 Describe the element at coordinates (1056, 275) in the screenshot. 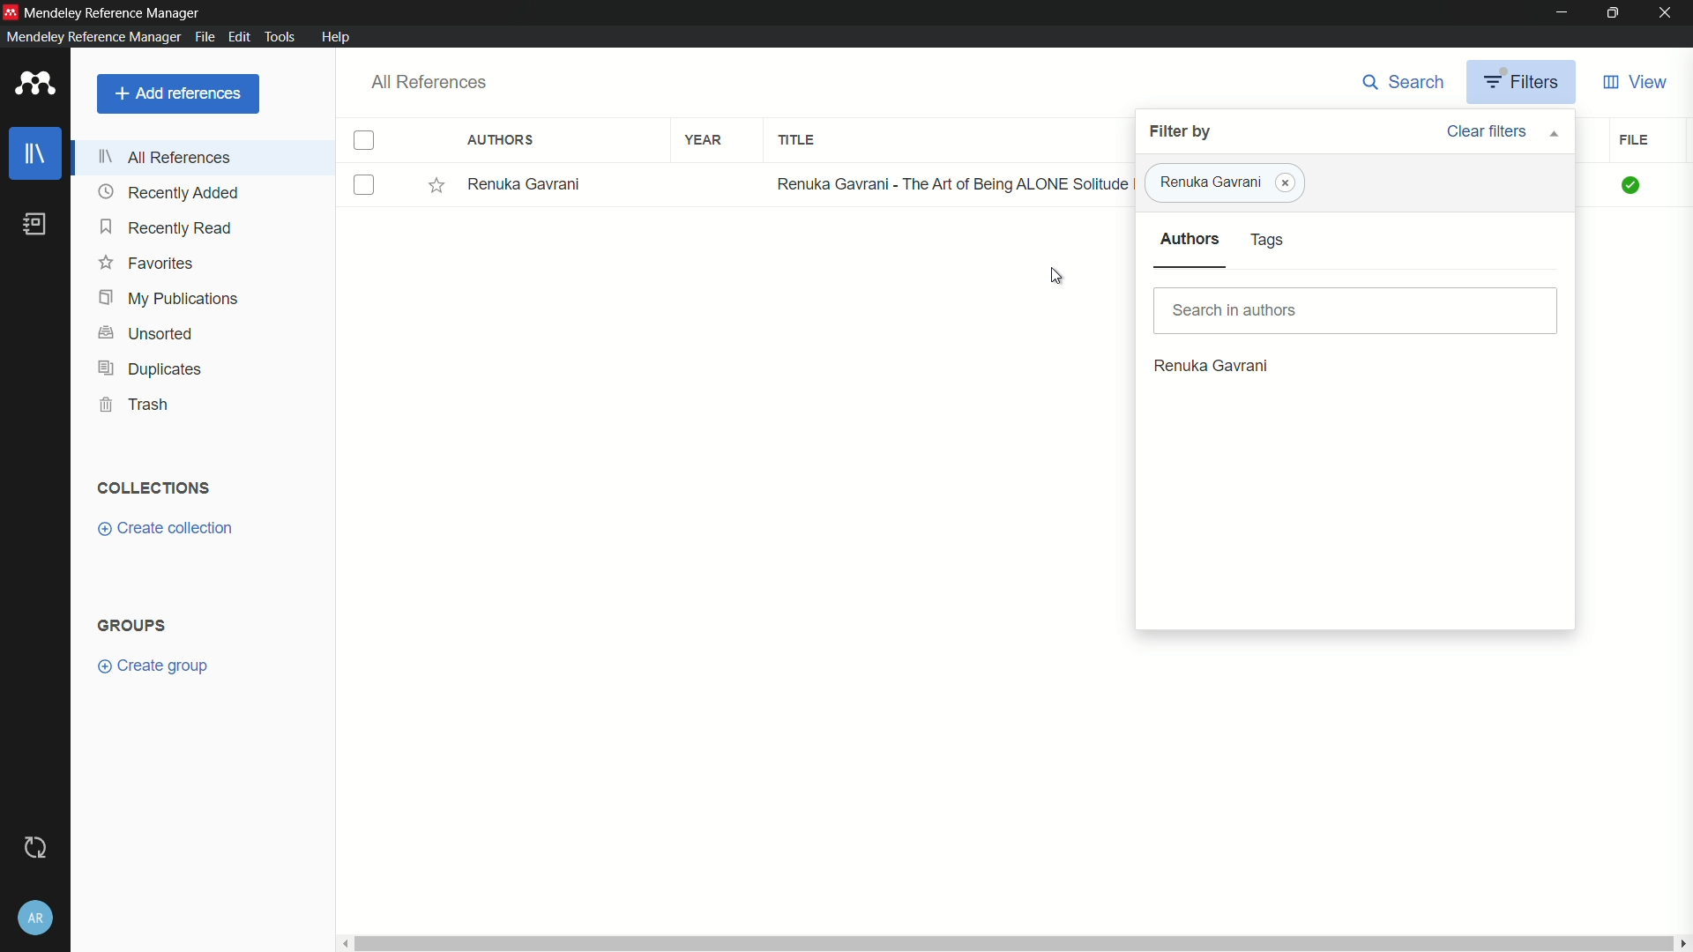

I see `cursor` at that location.